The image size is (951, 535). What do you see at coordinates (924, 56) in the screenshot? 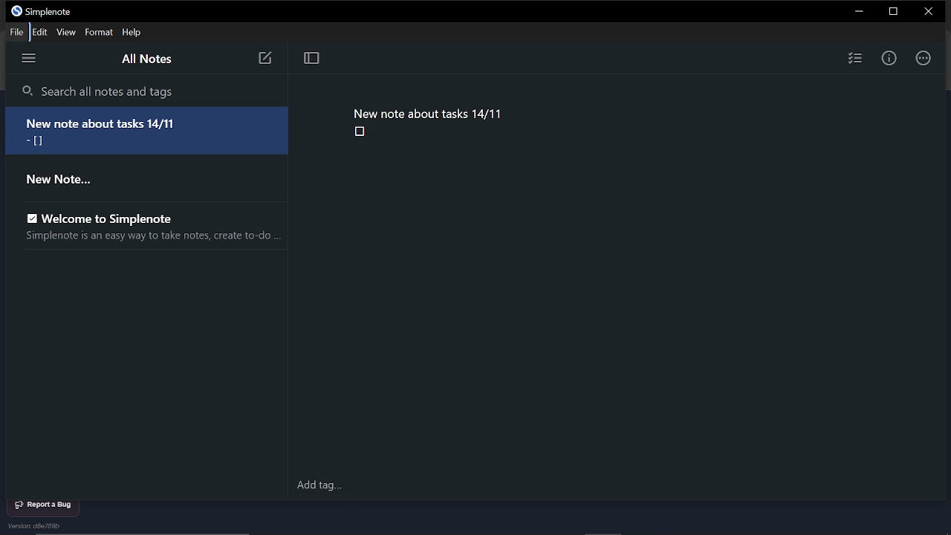
I see `Actions` at bounding box center [924, 56].